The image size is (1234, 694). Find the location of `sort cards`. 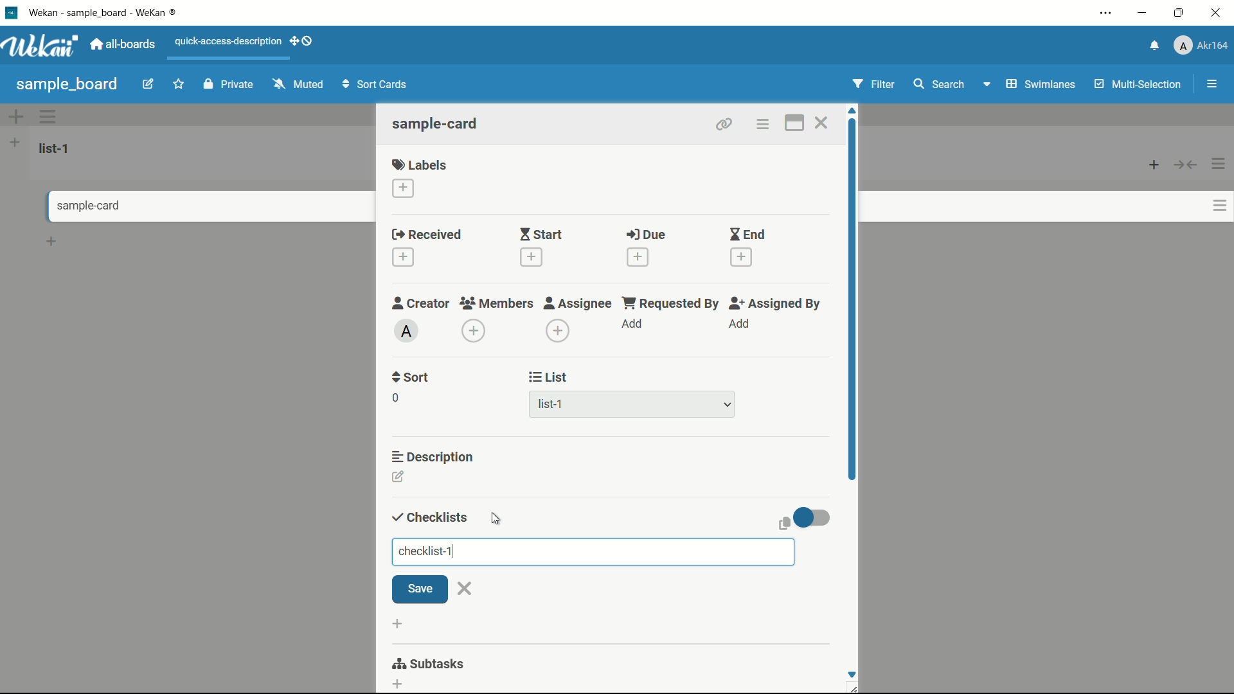

sort cards is located at coordinates (376, 85).